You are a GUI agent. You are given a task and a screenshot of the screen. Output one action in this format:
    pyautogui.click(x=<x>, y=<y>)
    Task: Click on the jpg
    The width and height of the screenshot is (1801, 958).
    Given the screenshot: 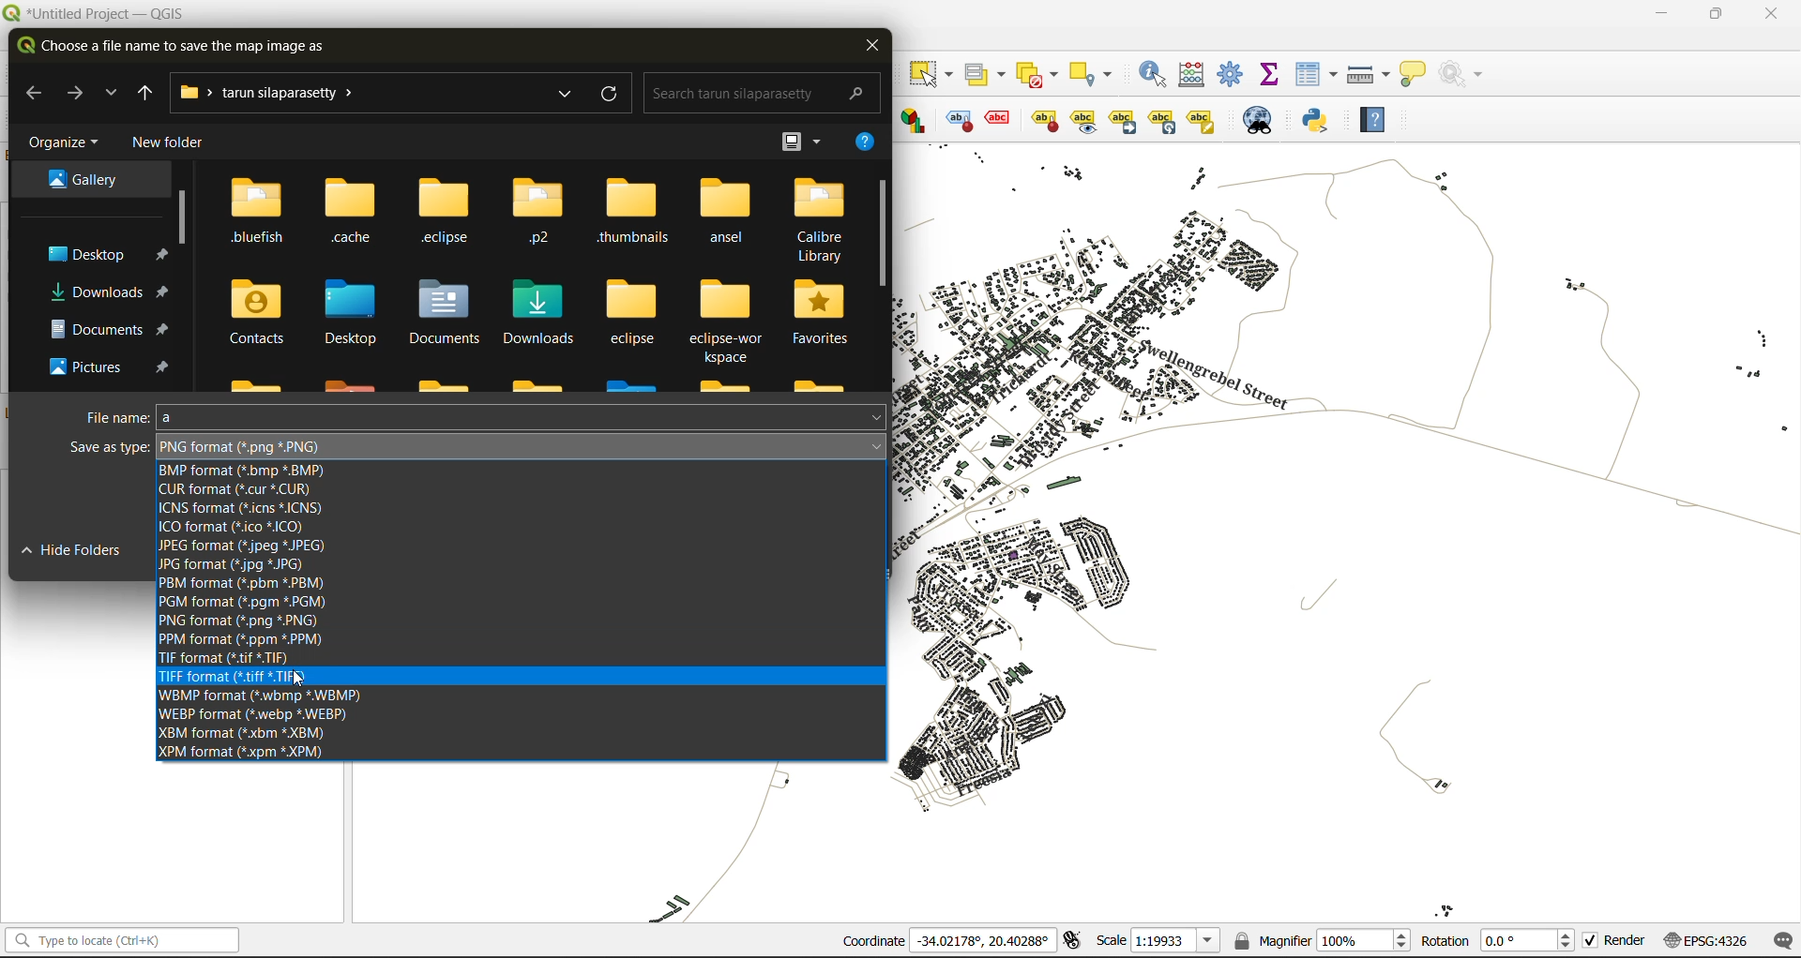 What is the action you would take?
    pyautogui.click(x=235, y=566)
    